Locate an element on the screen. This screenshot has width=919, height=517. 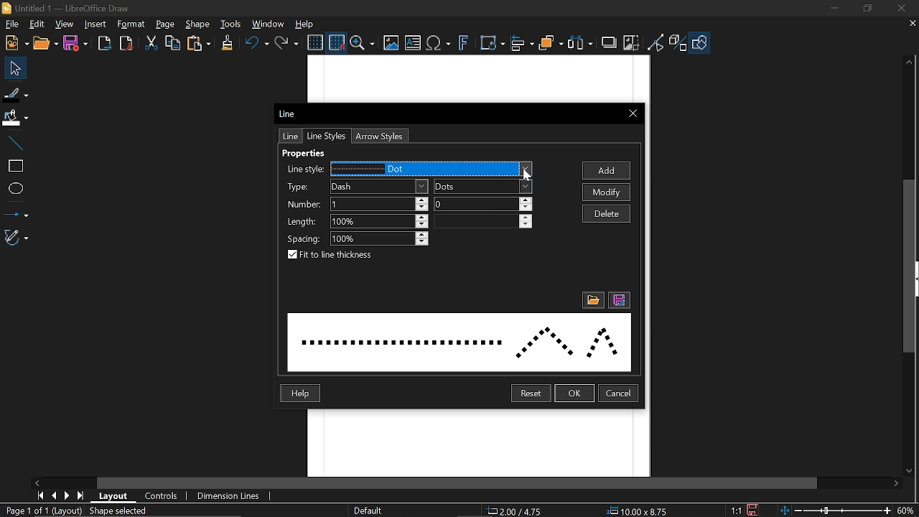
Length is located at coordinates (380, 222).